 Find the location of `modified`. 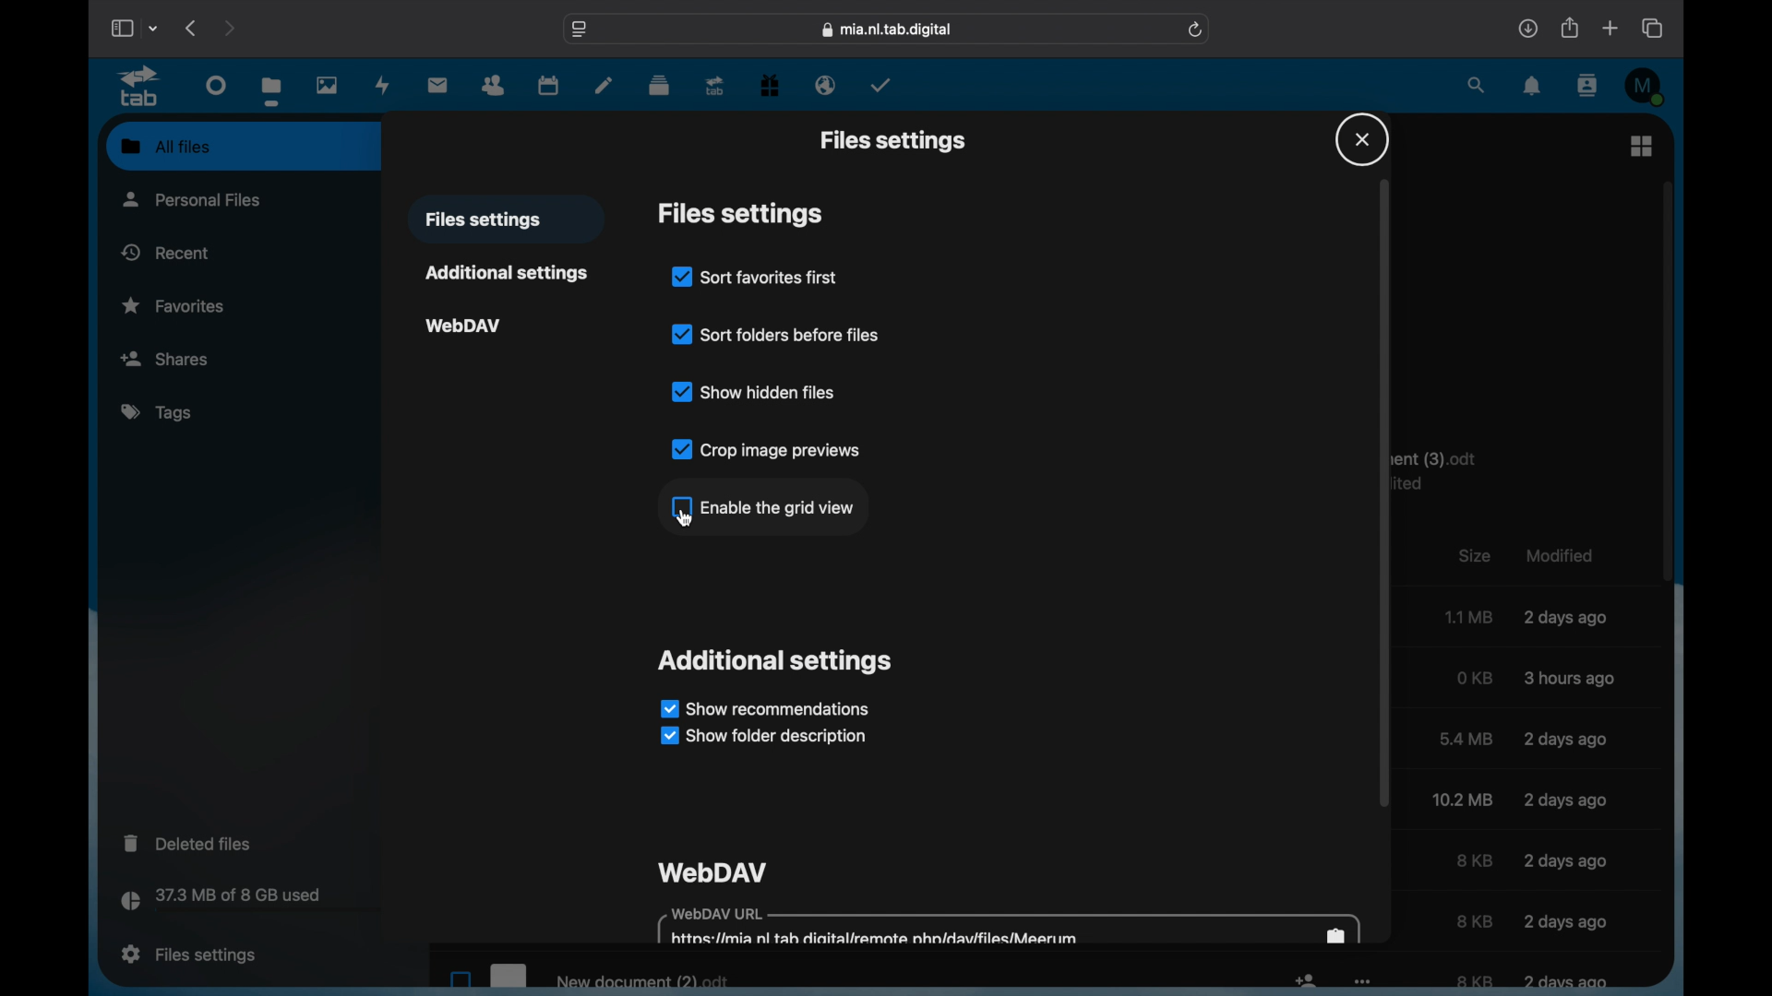

modified is located at coordinates (1571, 678).